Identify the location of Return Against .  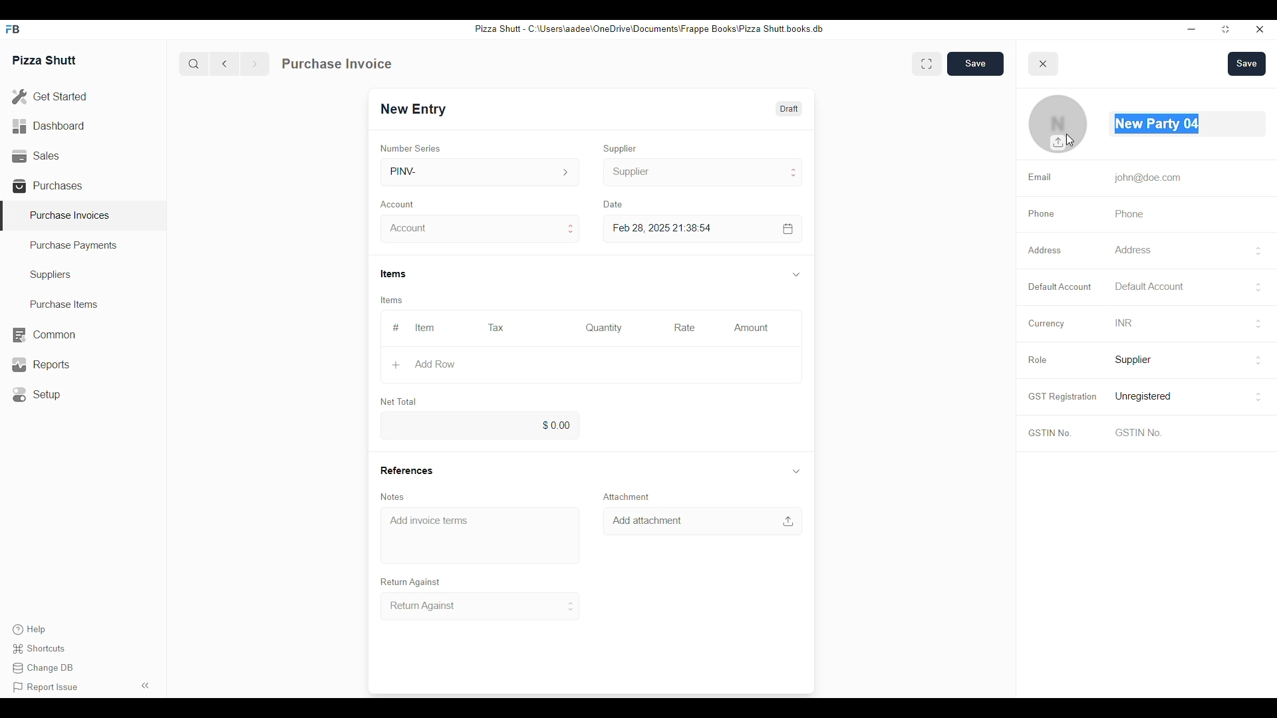
(481, 606).